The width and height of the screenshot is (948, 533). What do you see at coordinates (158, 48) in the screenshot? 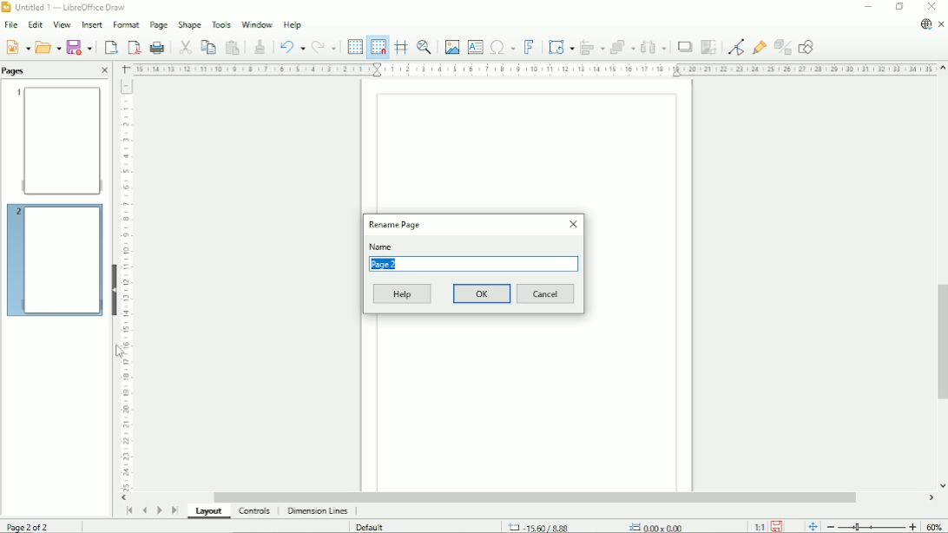
I see `Print` at bounding box center [158, 48].